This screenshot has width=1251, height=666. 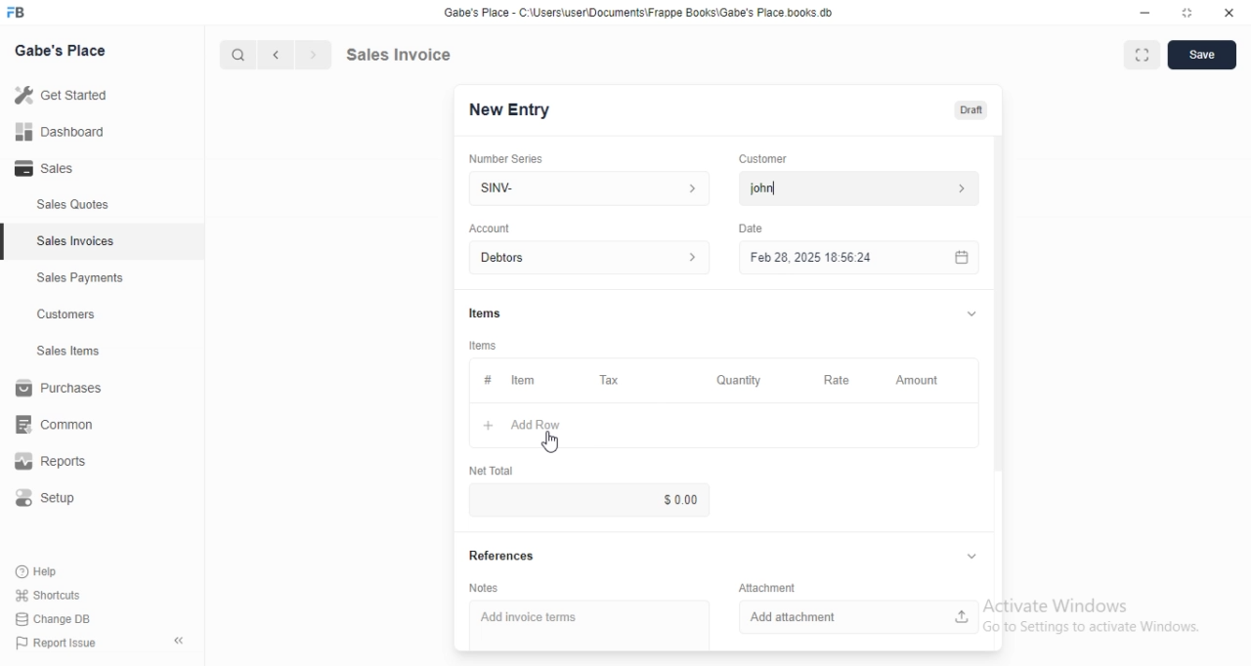 I want to click on ‘Quantity, so click(x=738, y=380).